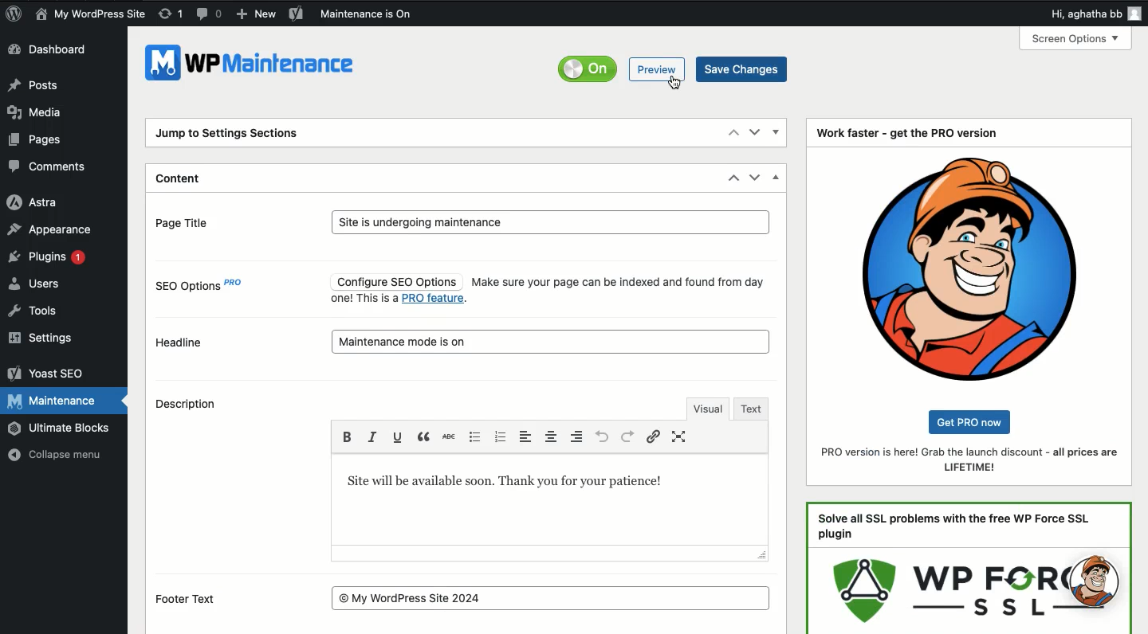  Describe the element at coordinates (197, 221) in the screenshot. I see `Page title` at that location.